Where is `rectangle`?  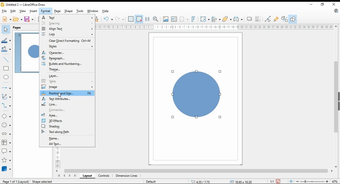 rectangle is located at coordinates (6, 69).